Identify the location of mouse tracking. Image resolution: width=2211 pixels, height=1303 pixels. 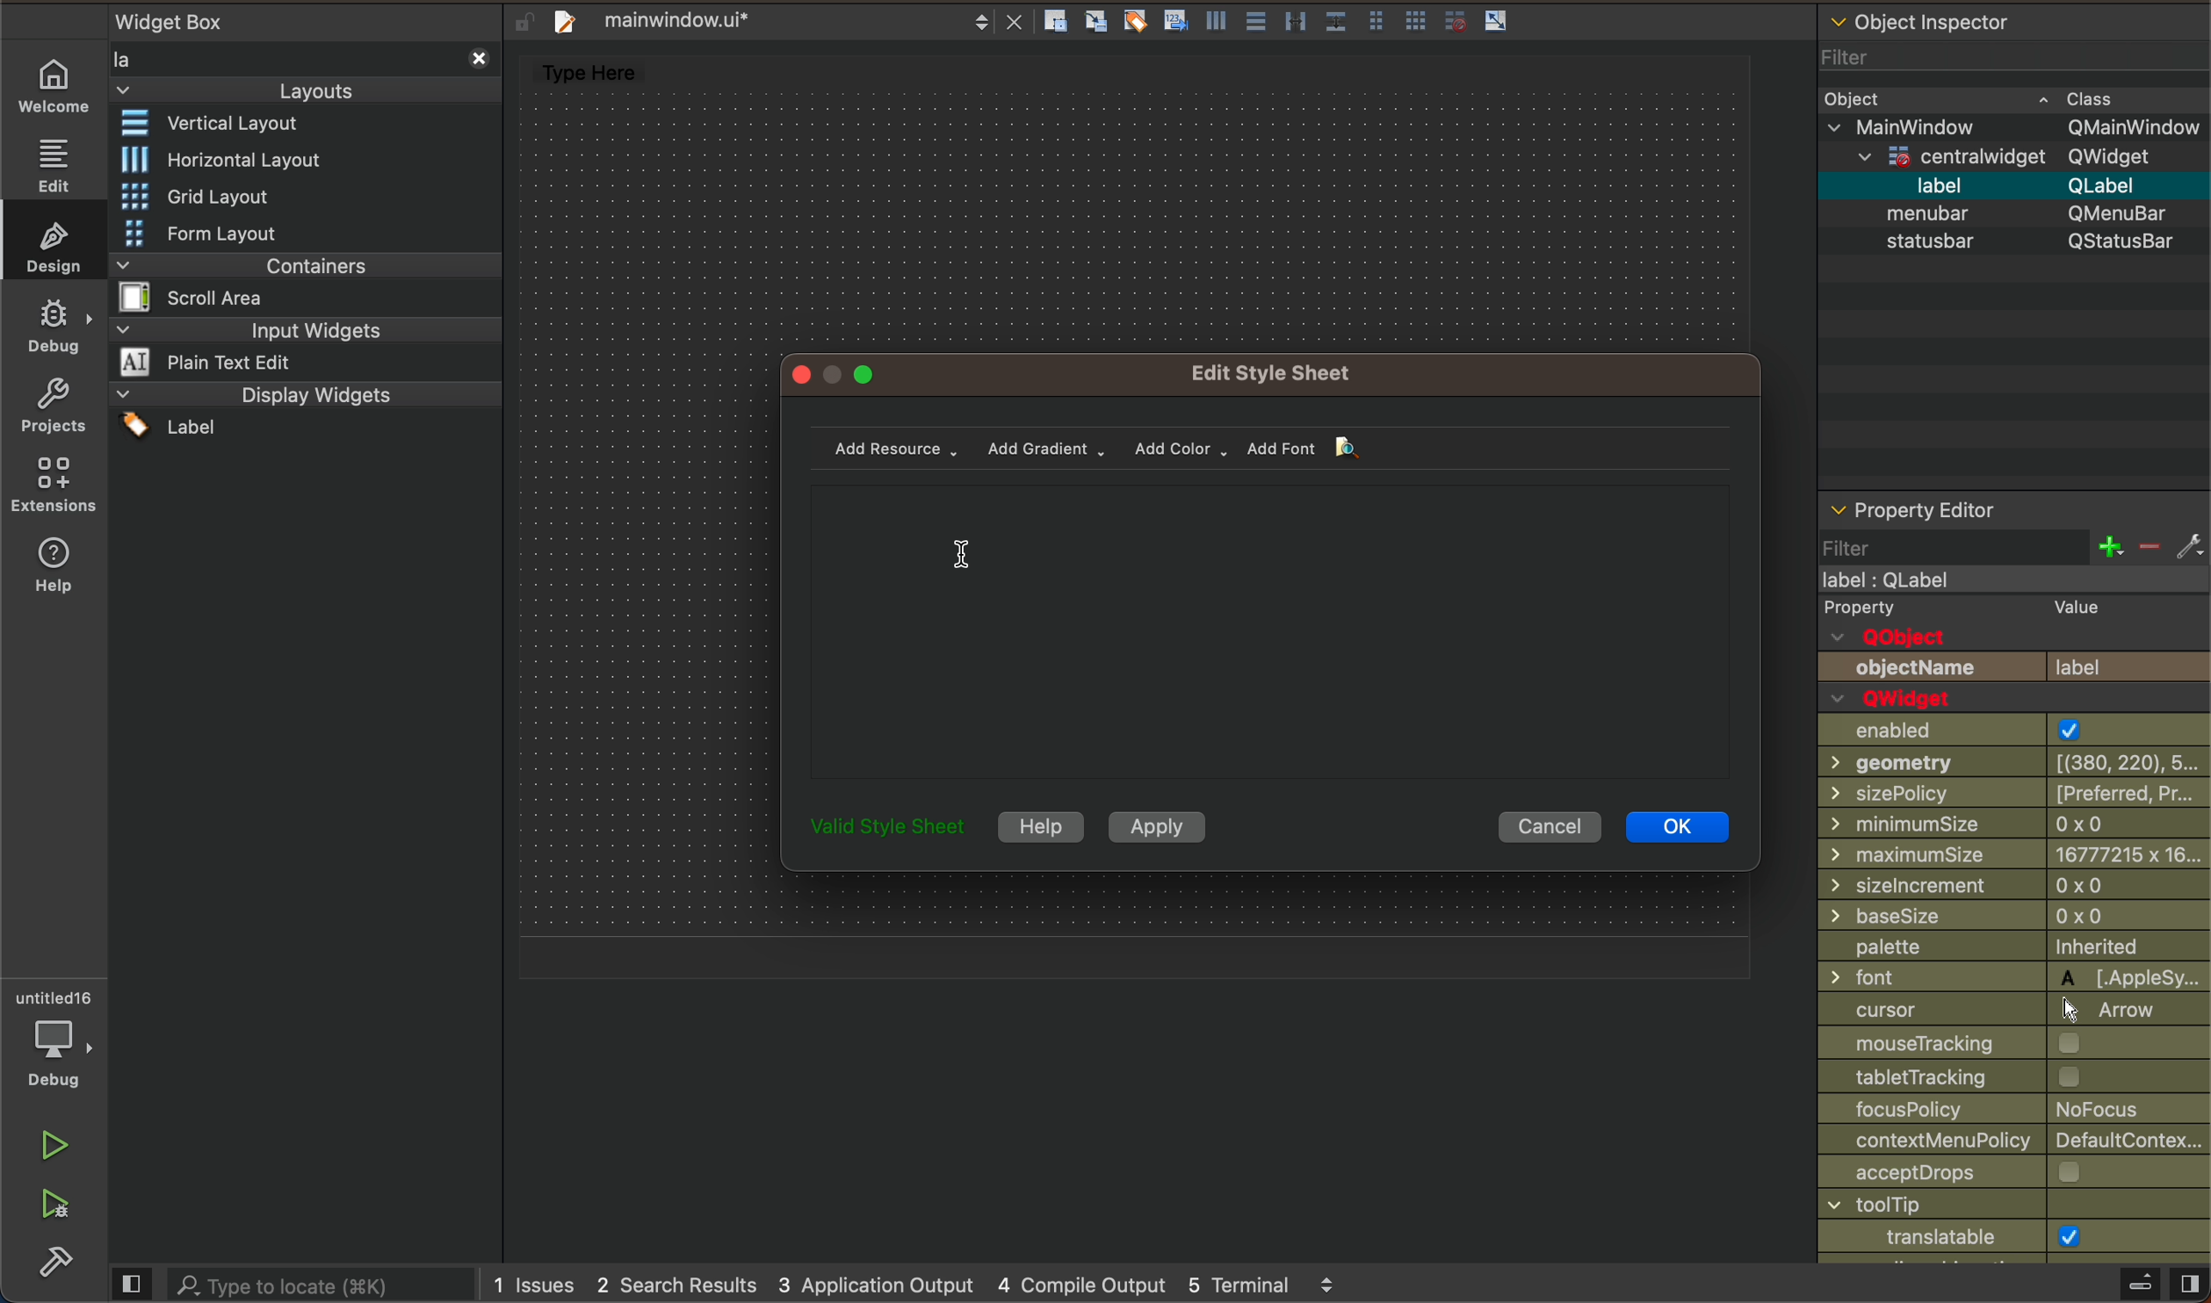
(1989, 1045).